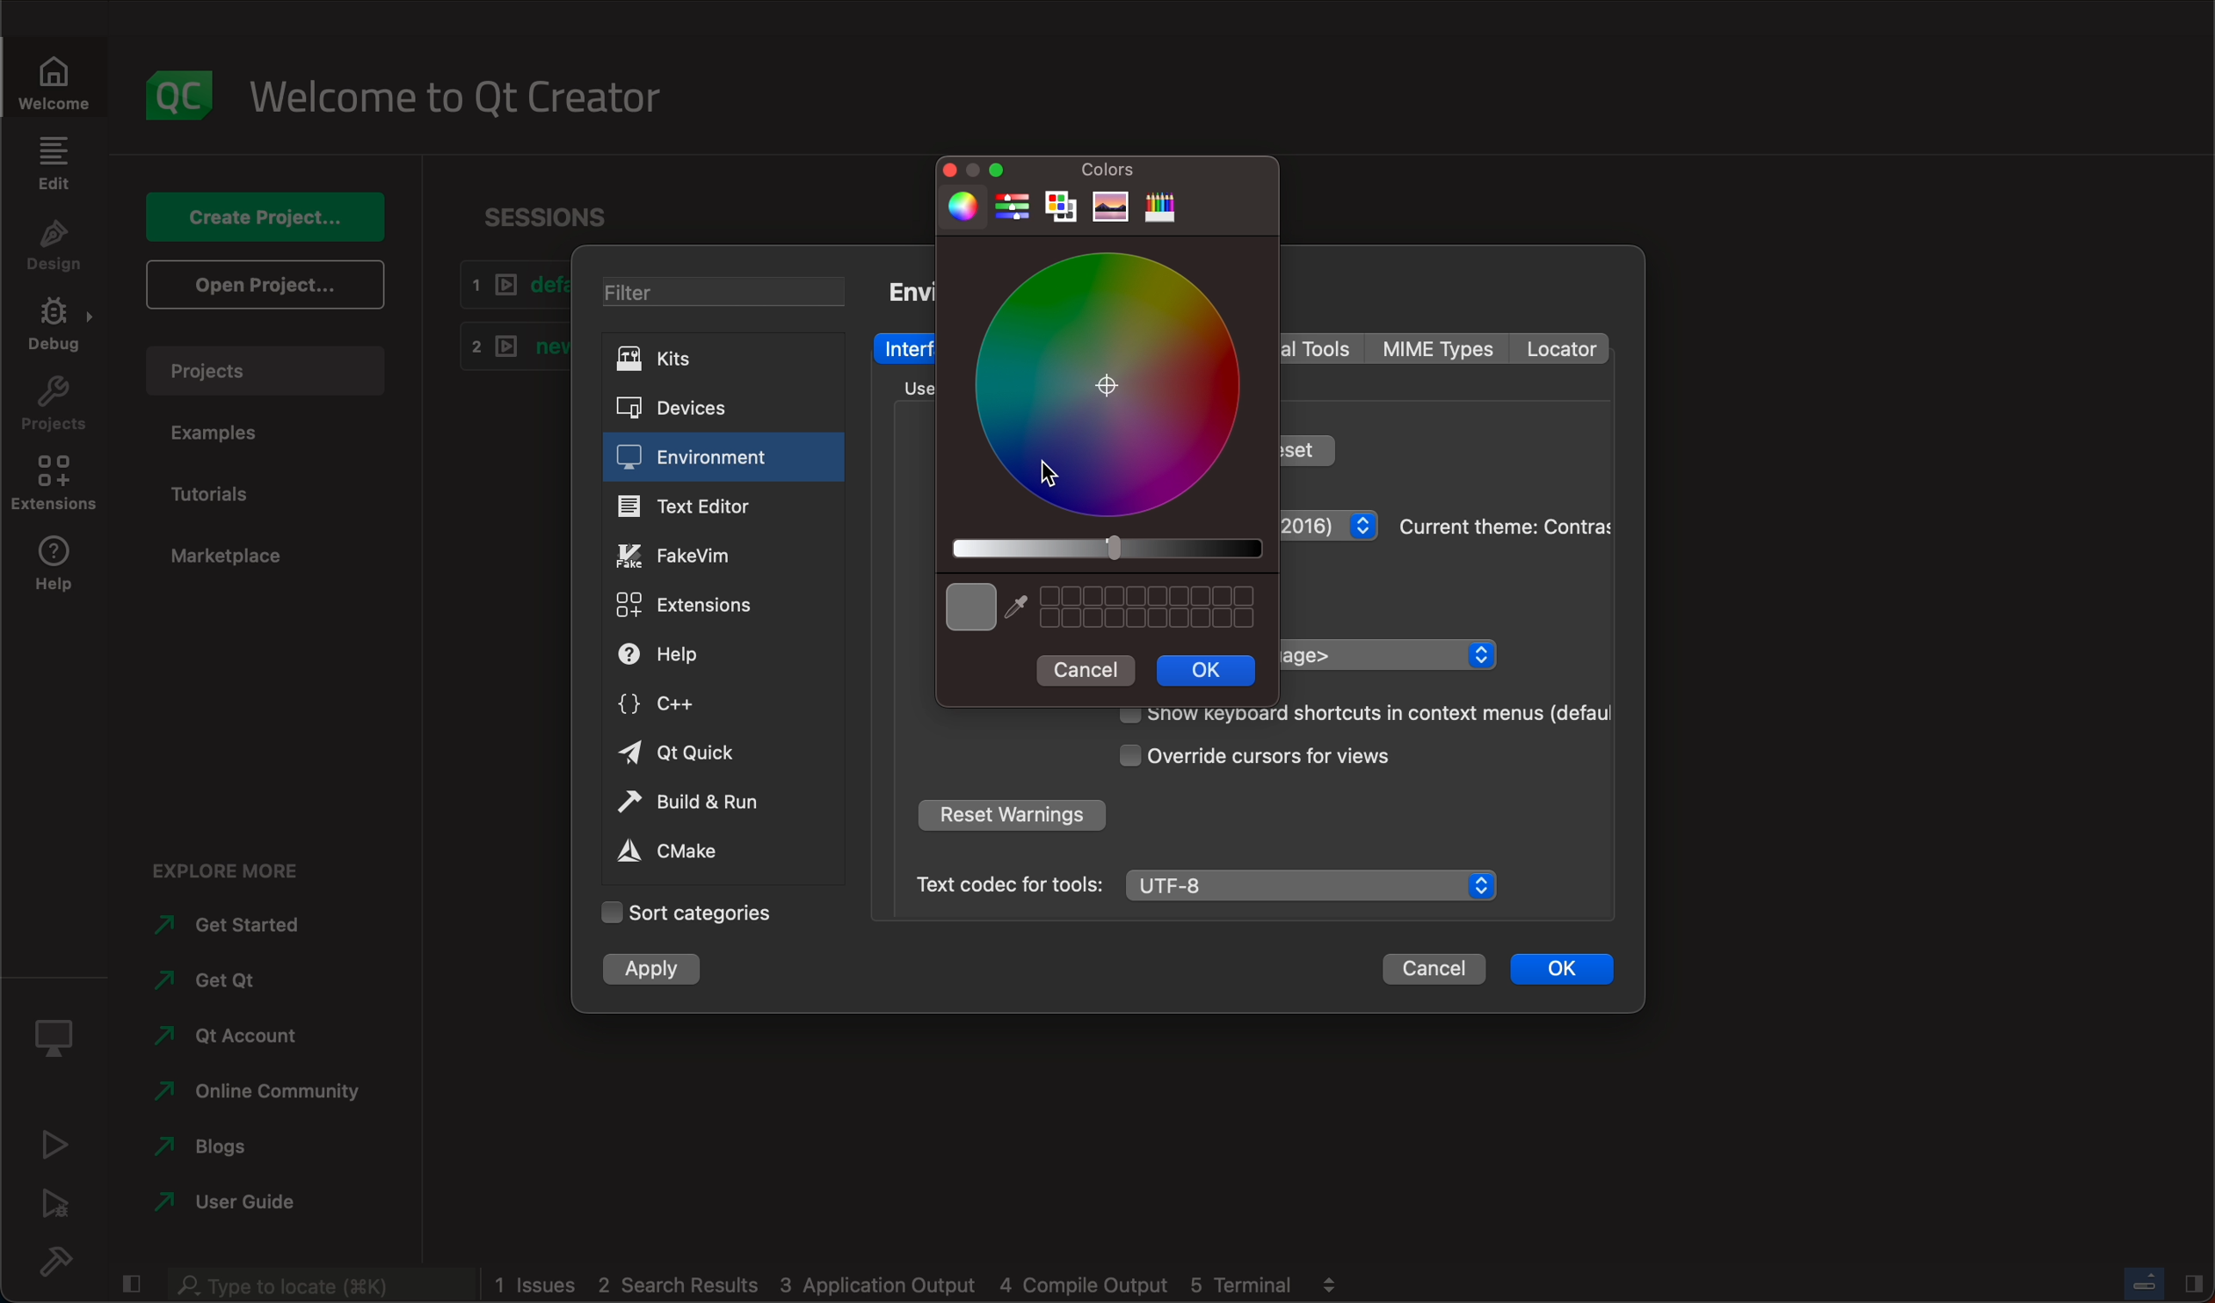  What do you see at coordinates (1112, 171) in the screenshot?
I see `colors` at bounding box center [1112, 171].